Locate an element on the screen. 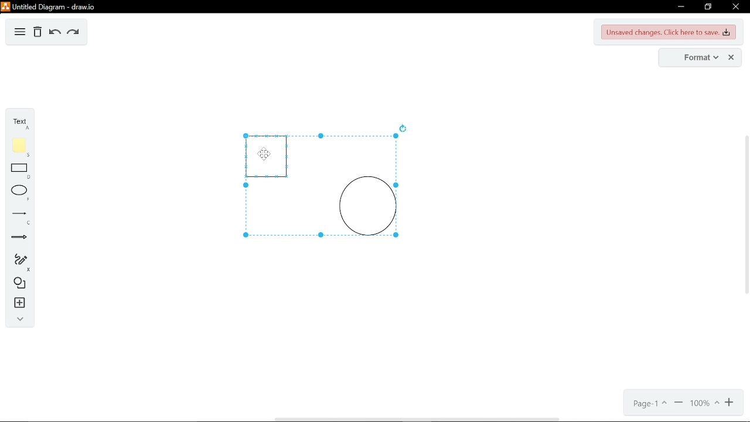 This screenshot has width=750, height=422. close format is located at coordinates (732, 57).